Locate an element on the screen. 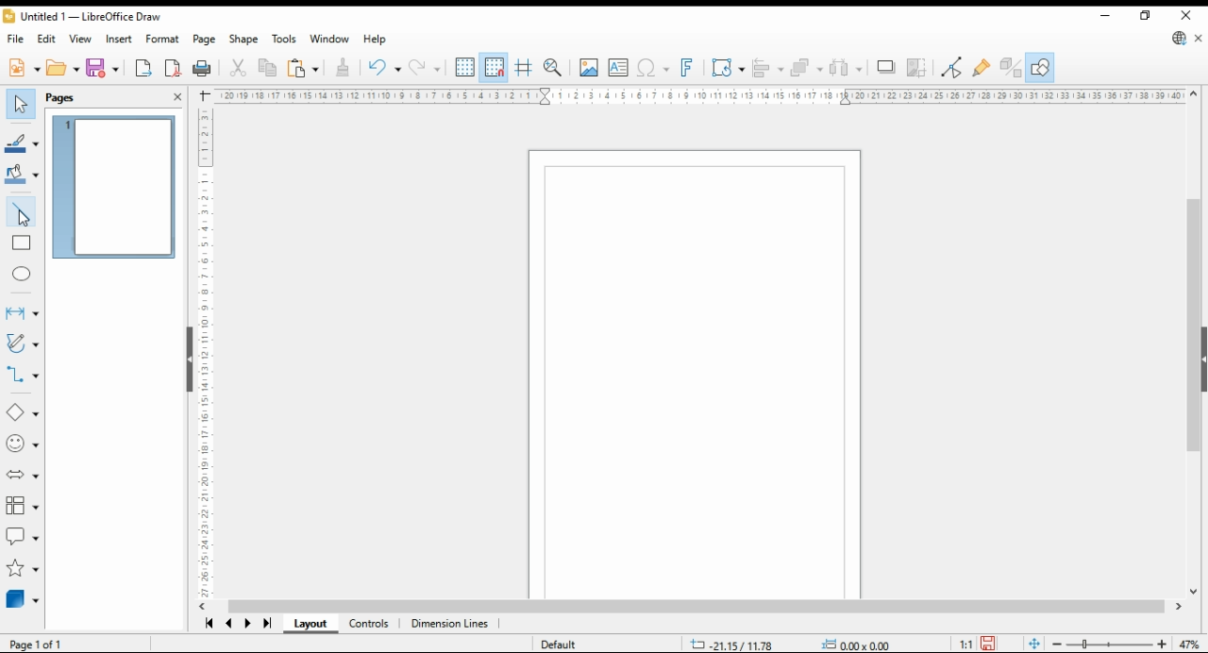 The height and width of the screenshot is (653, 1208). close window is located at coordinates (1183, 16).